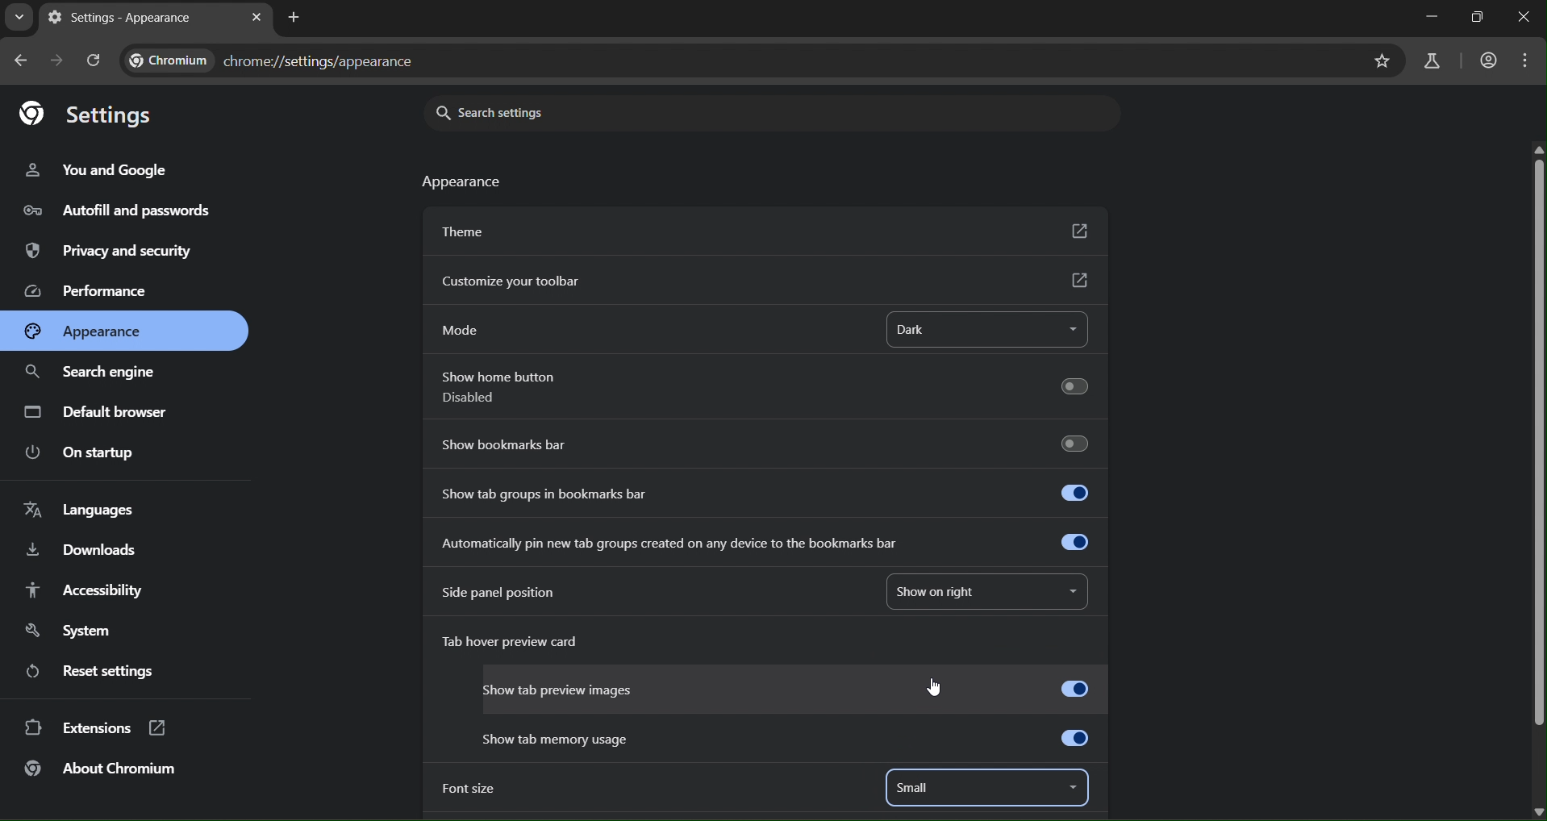 The image size is (1547, 821). What do you see at coordinates (255, 16) in the screenshot?
I see `close tab` at bounding box center [255, 16].